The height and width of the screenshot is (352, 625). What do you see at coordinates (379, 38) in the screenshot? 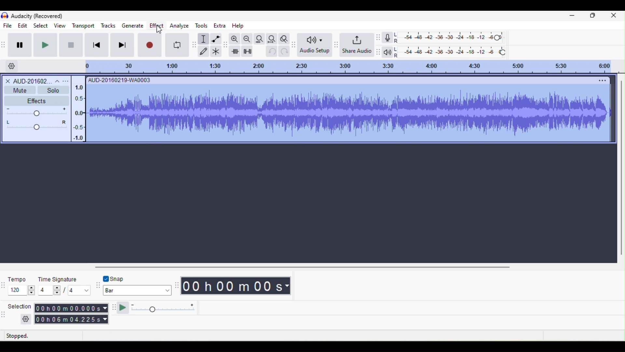
I see `audacity recording meter toolbar` at bounding box center [379, 38].